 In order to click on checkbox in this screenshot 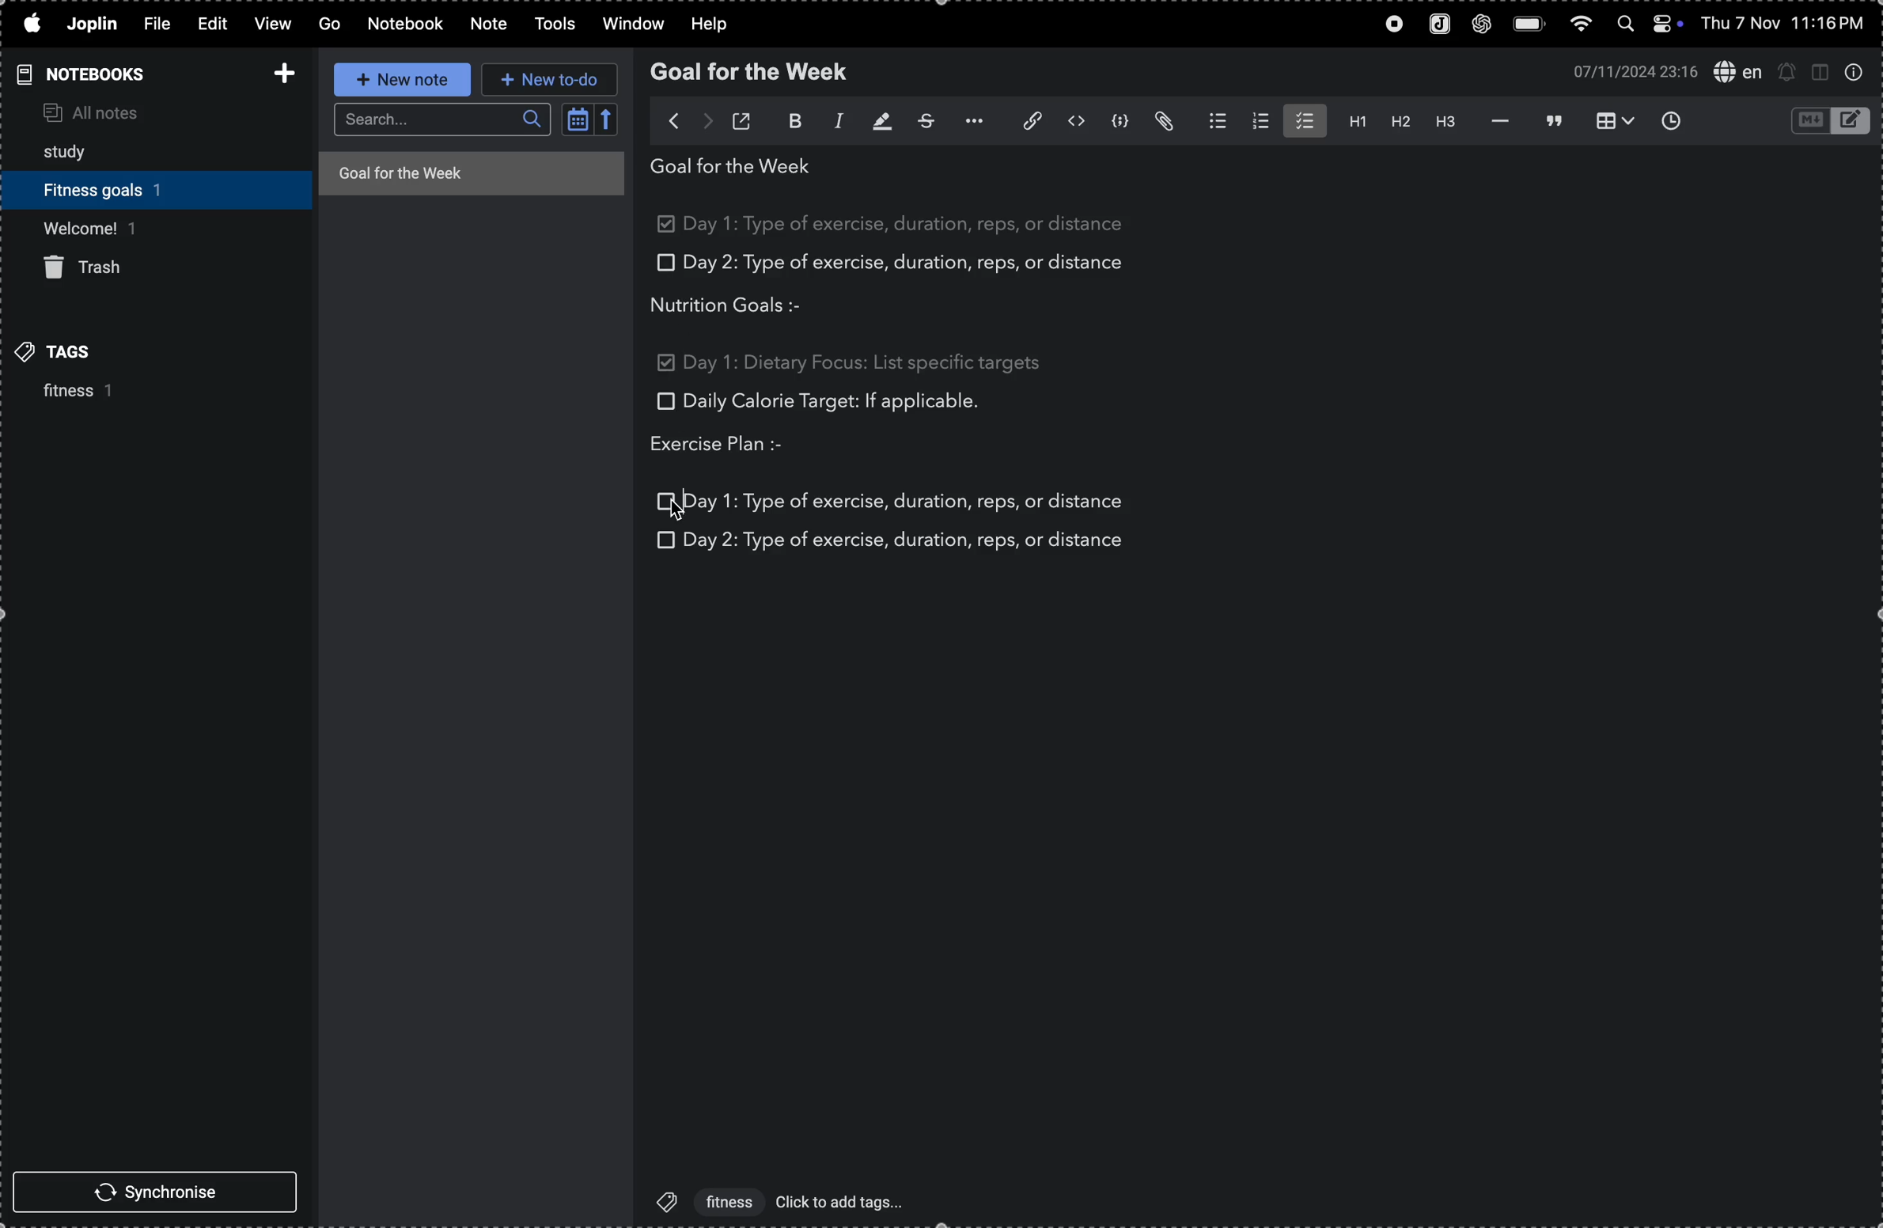, I will do `click(663, 263)`.